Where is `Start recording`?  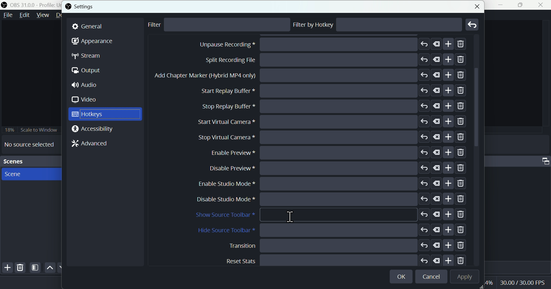 Start recording is located at coordinates (323, 60).